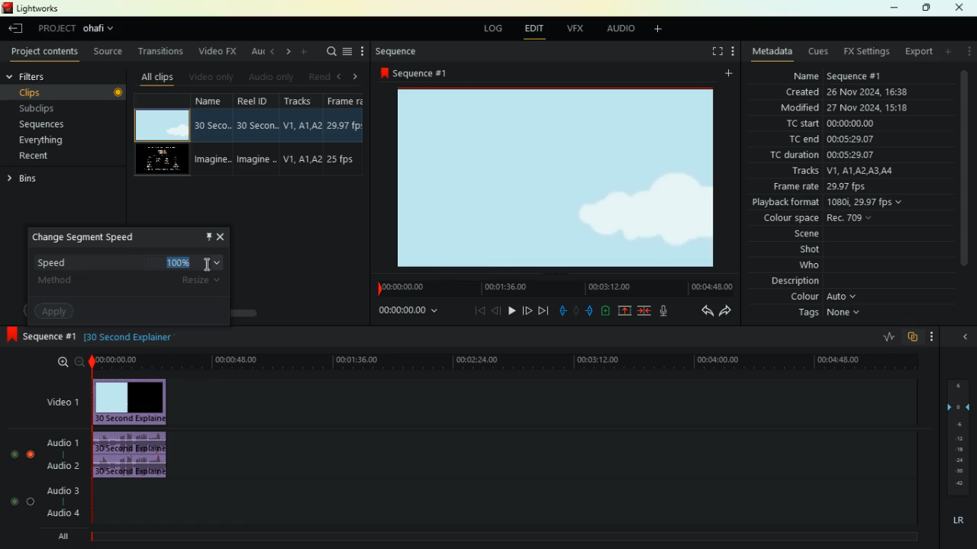 This screenshot has width=977, height=549. I want to click on hold, so click(576, 310).